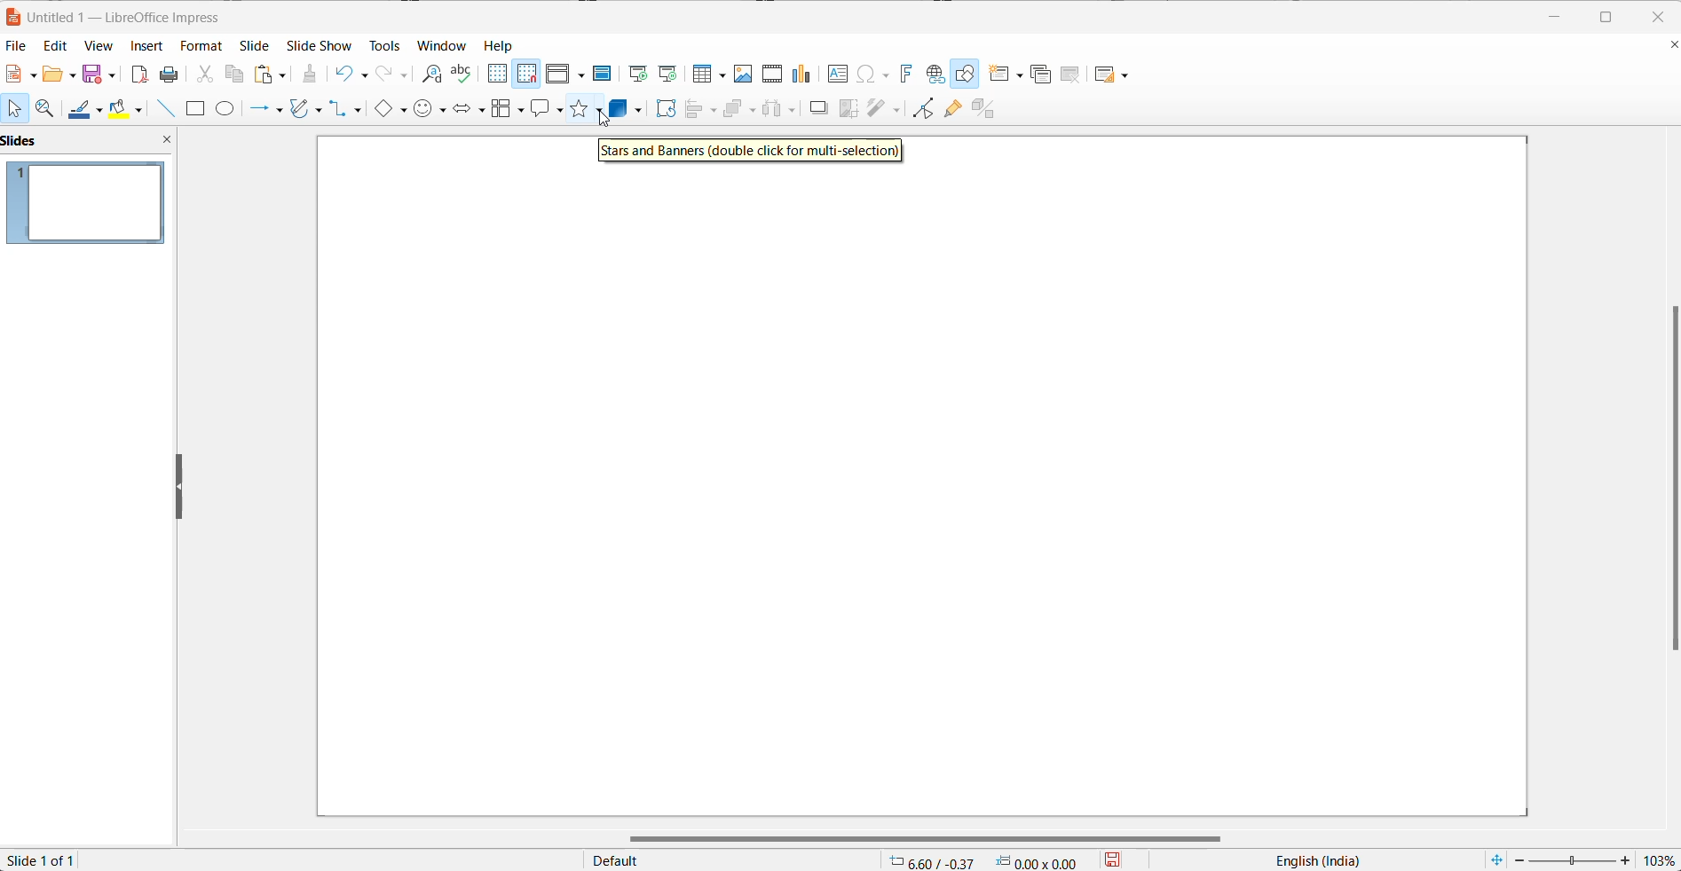 This screenshot has height=871, width=1681. Describe the element at coordinates (170, 108) in the screenshot. I see `line` at that location.